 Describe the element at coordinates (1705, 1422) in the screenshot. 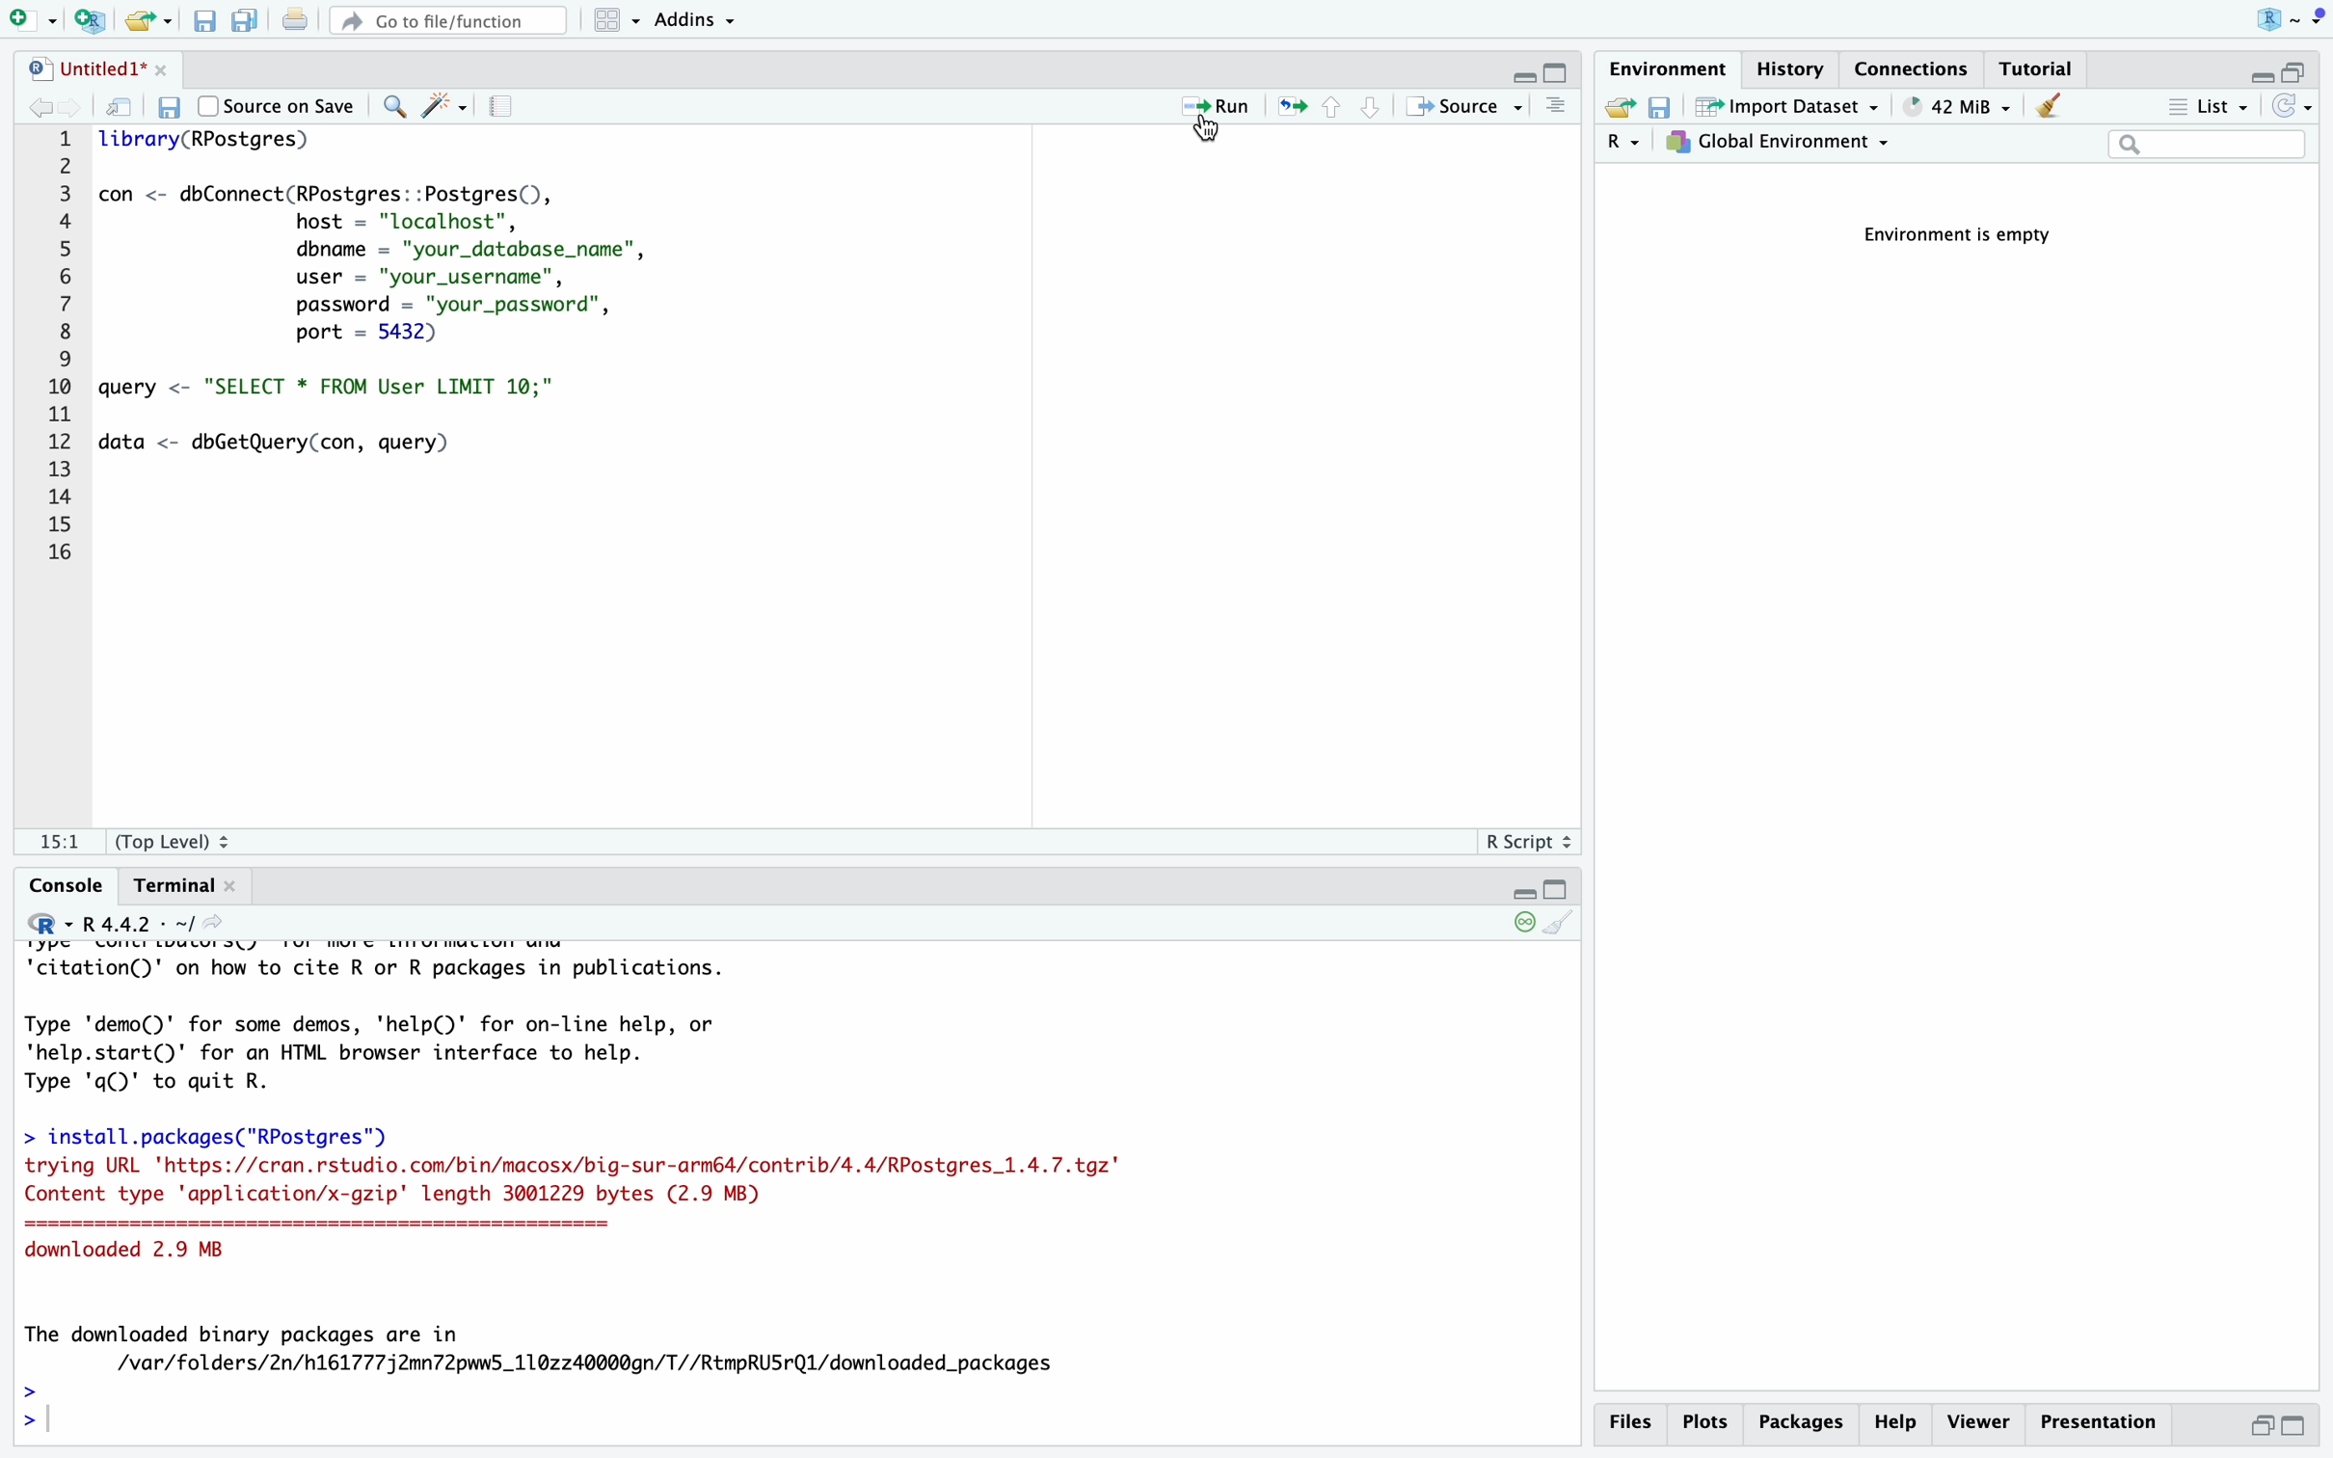

I see `plots` at that location.